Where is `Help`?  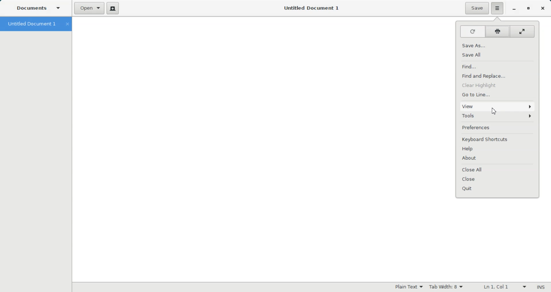 Help is located at coordinates (497, 149).